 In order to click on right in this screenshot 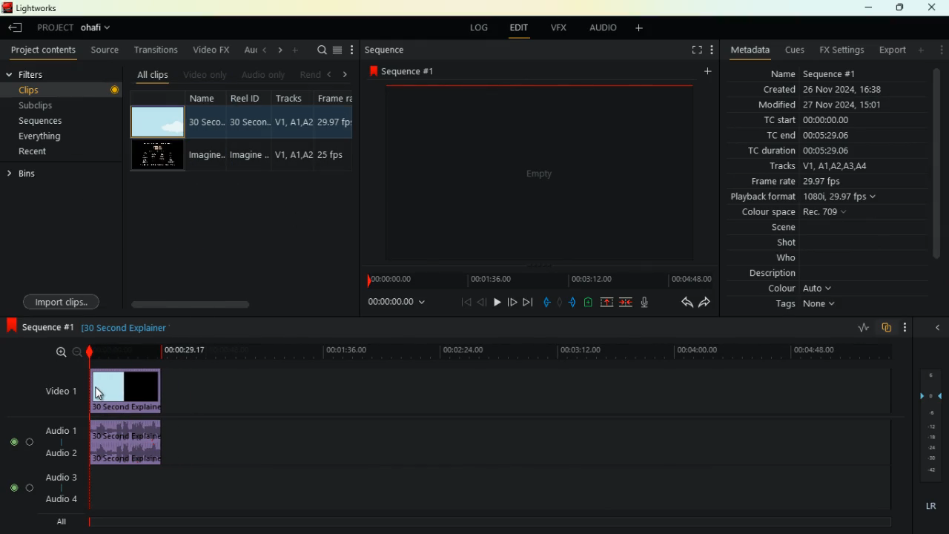, I will do `click(280, 50)`.